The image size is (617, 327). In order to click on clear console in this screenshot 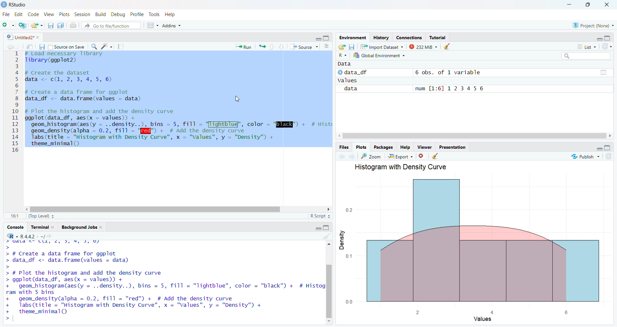, I will do `click(326, 237)`.